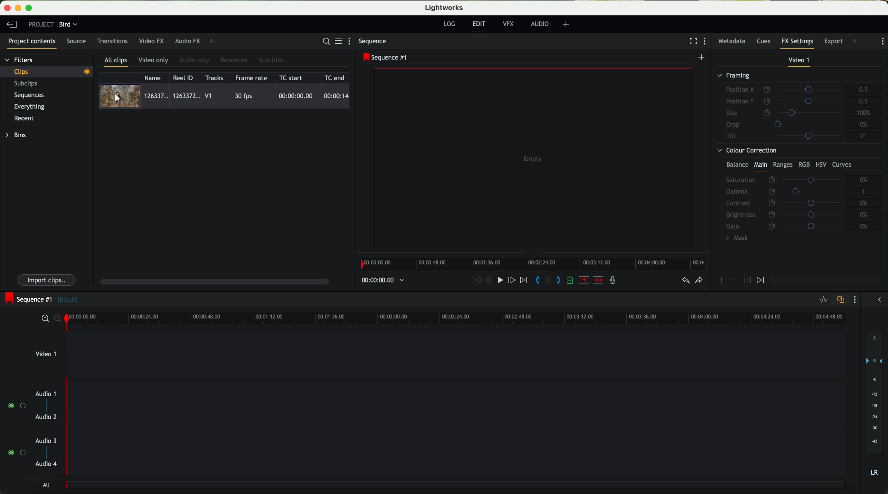 Image resolution: width=888 pixels, height=494 pixels. What do you see at coordinates (352, 41) in the screenshot?
I see `show settings menu` at bounding box center [352, 41].